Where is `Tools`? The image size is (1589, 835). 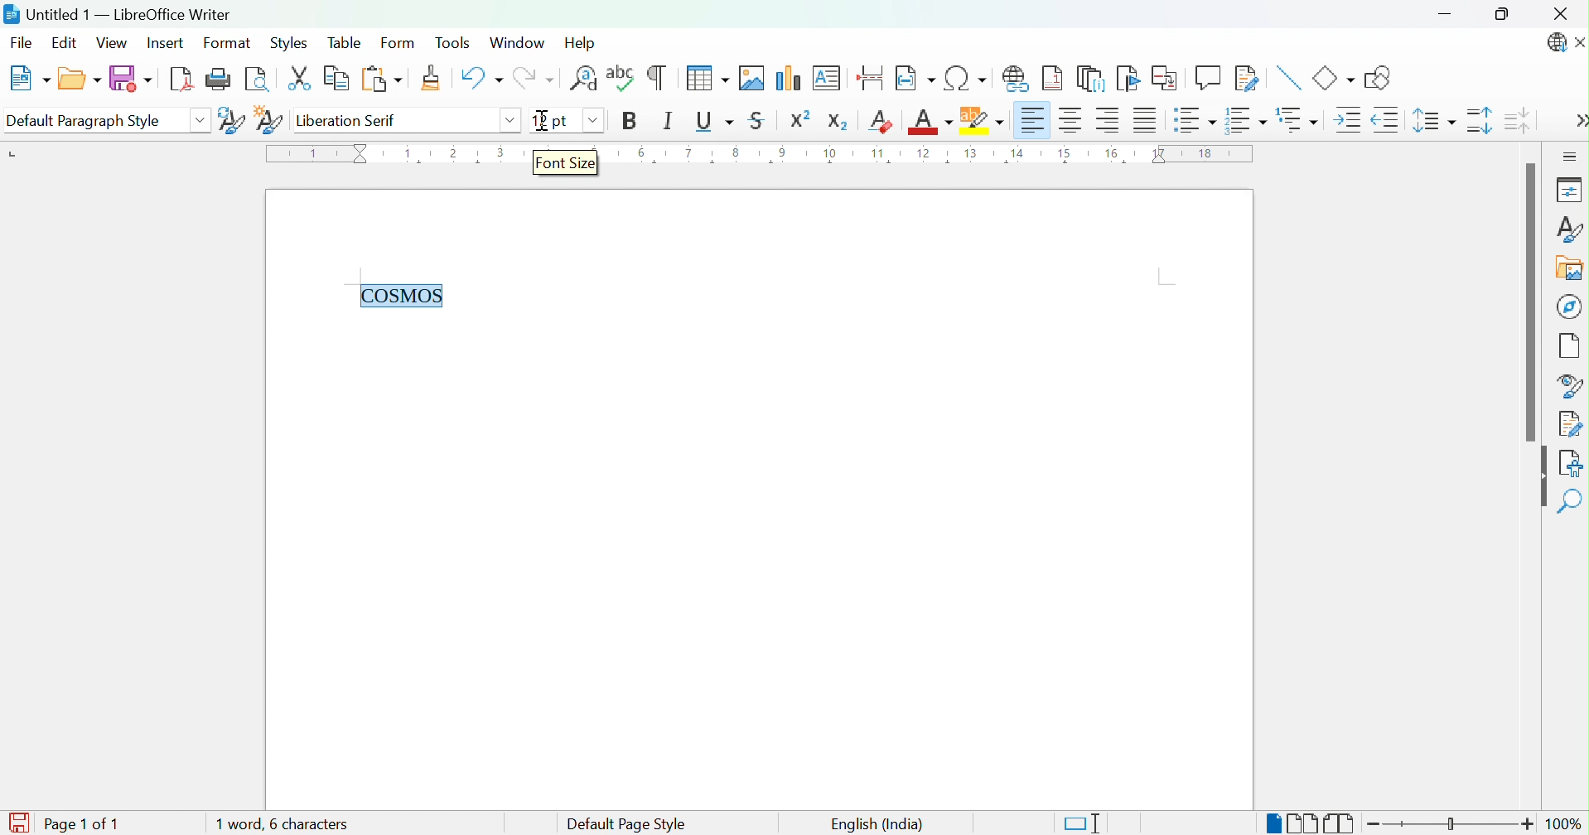 Tools is located at coordinates (455, 41).